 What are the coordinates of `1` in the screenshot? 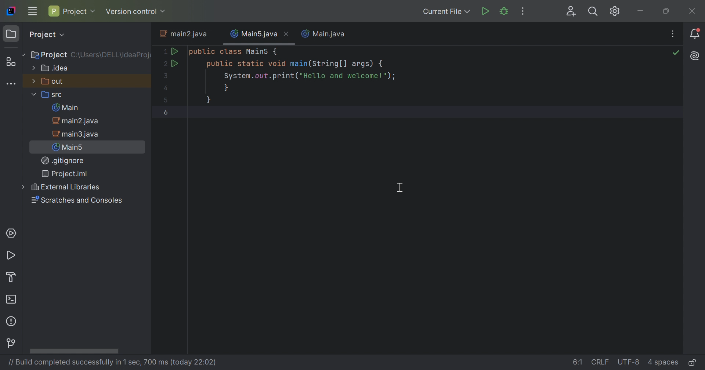 It's located at (163, 52).